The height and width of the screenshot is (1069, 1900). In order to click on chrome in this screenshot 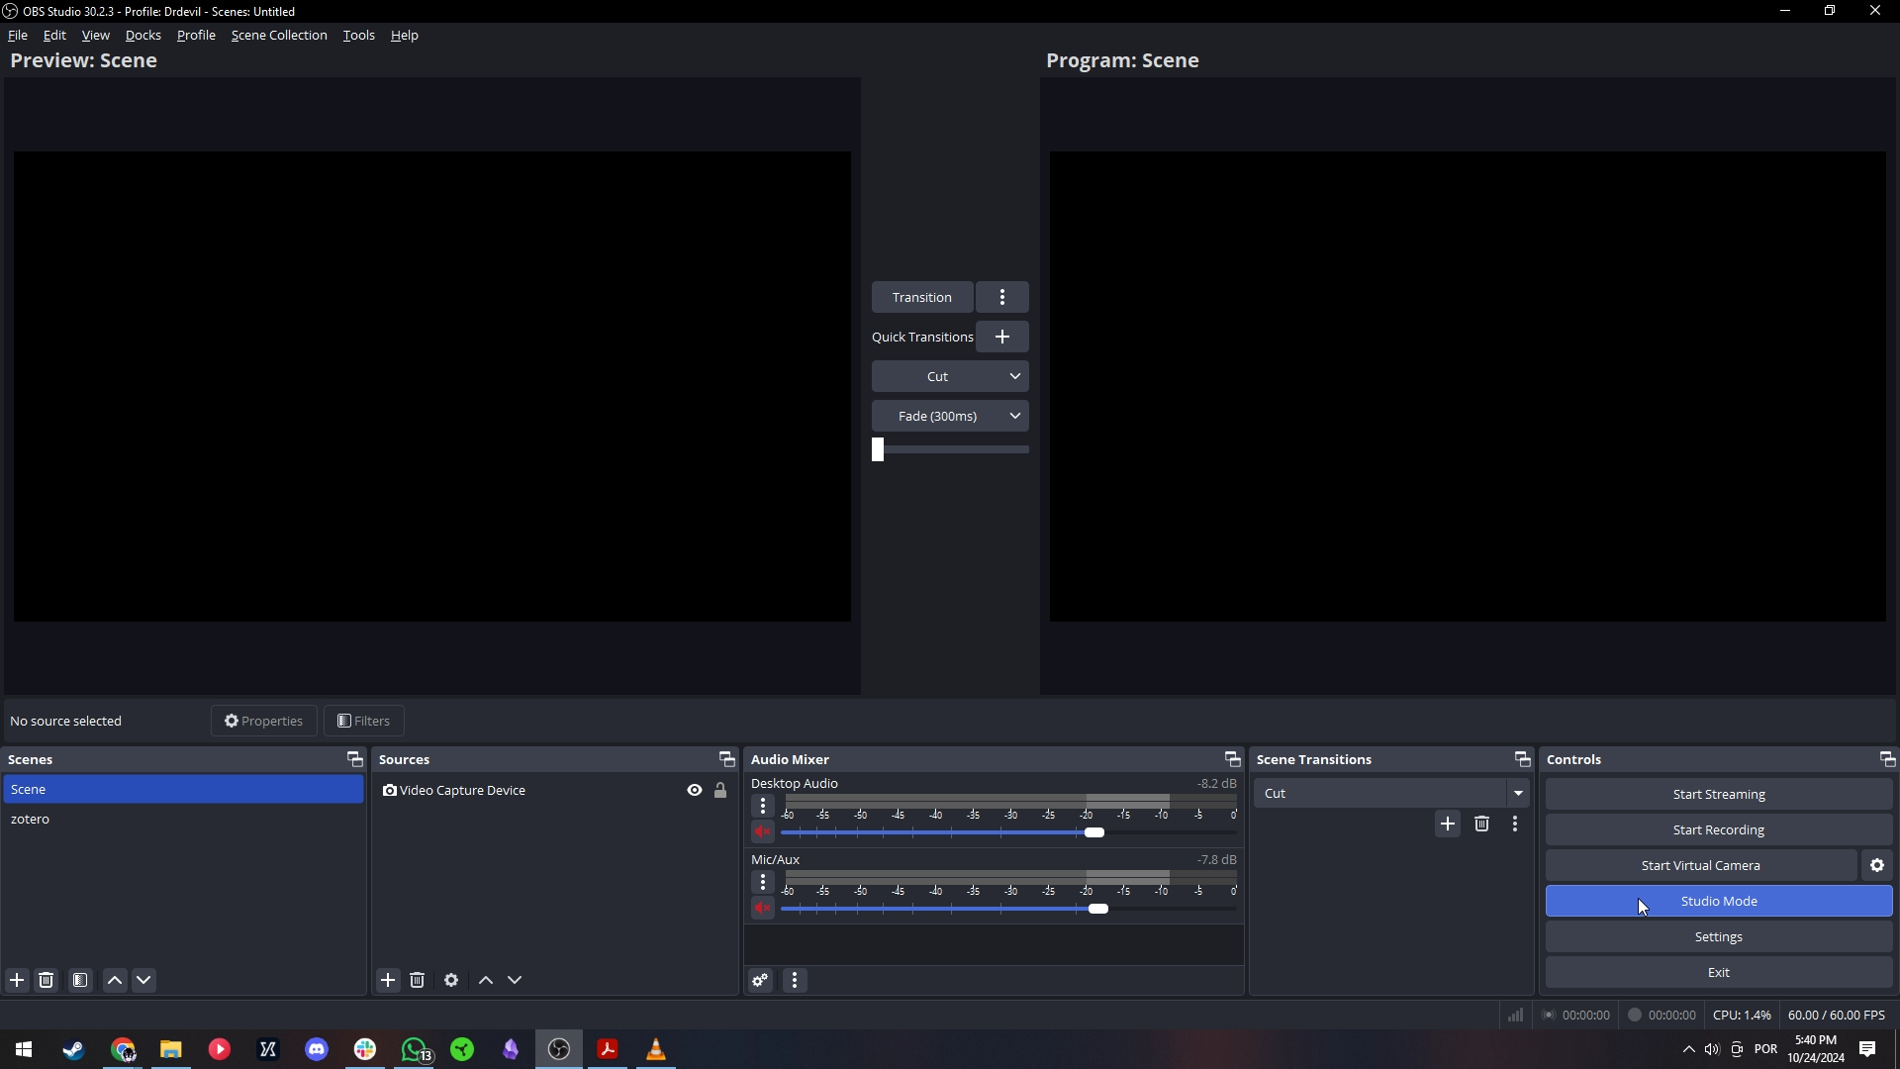, I will do `click(124, 1049)`.